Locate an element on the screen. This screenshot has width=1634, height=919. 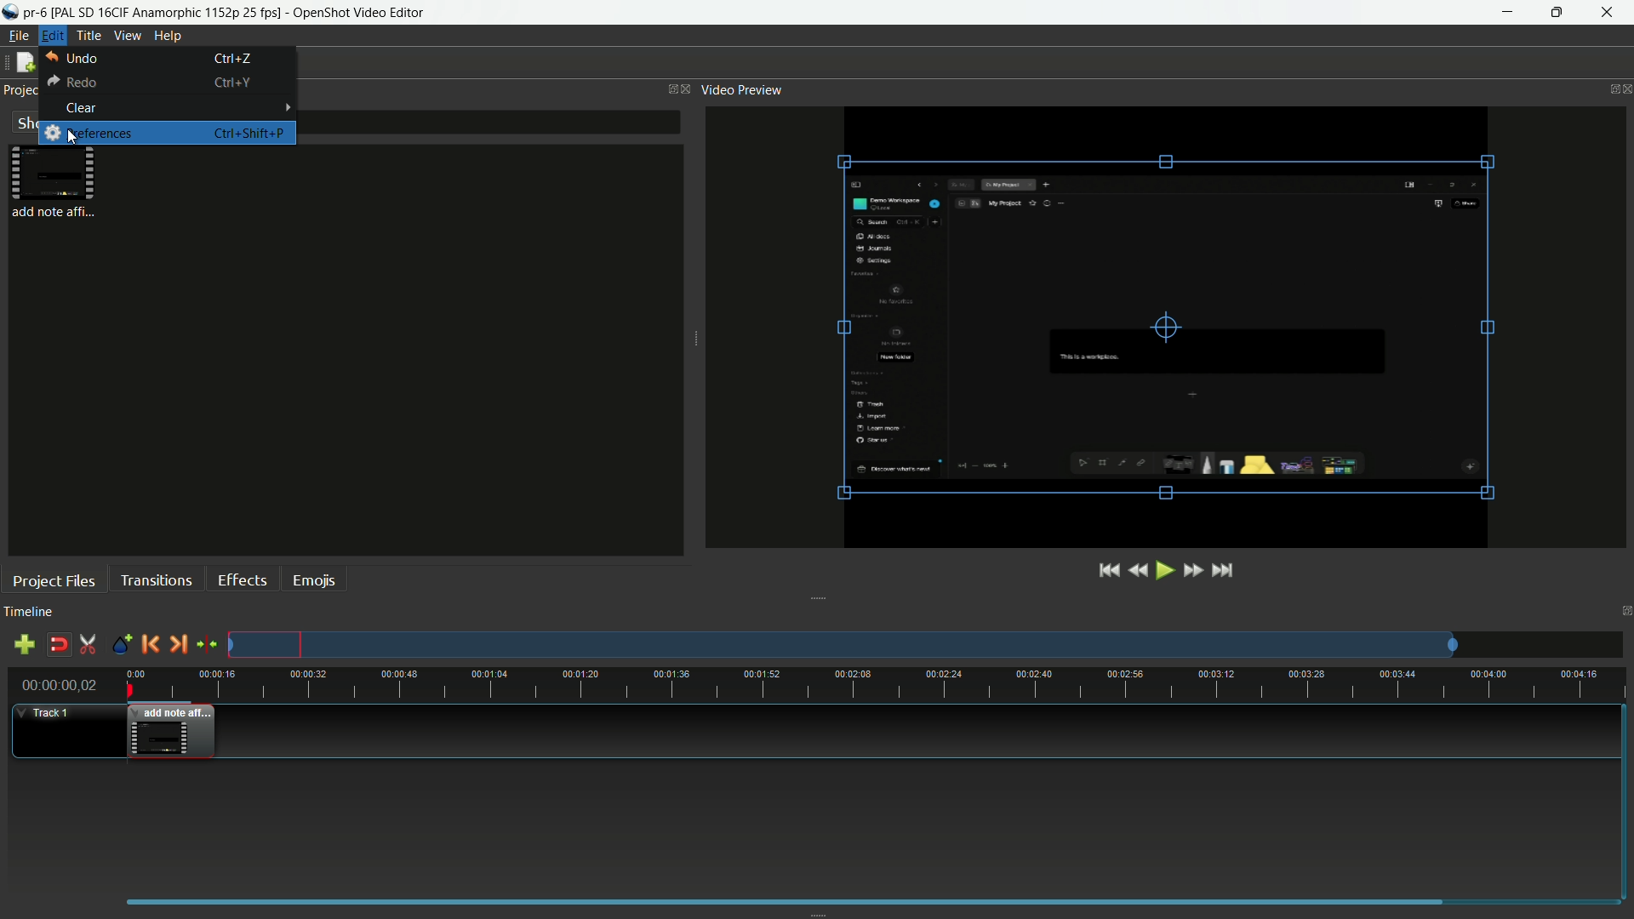
close project files is located at coordinates (688, 89).